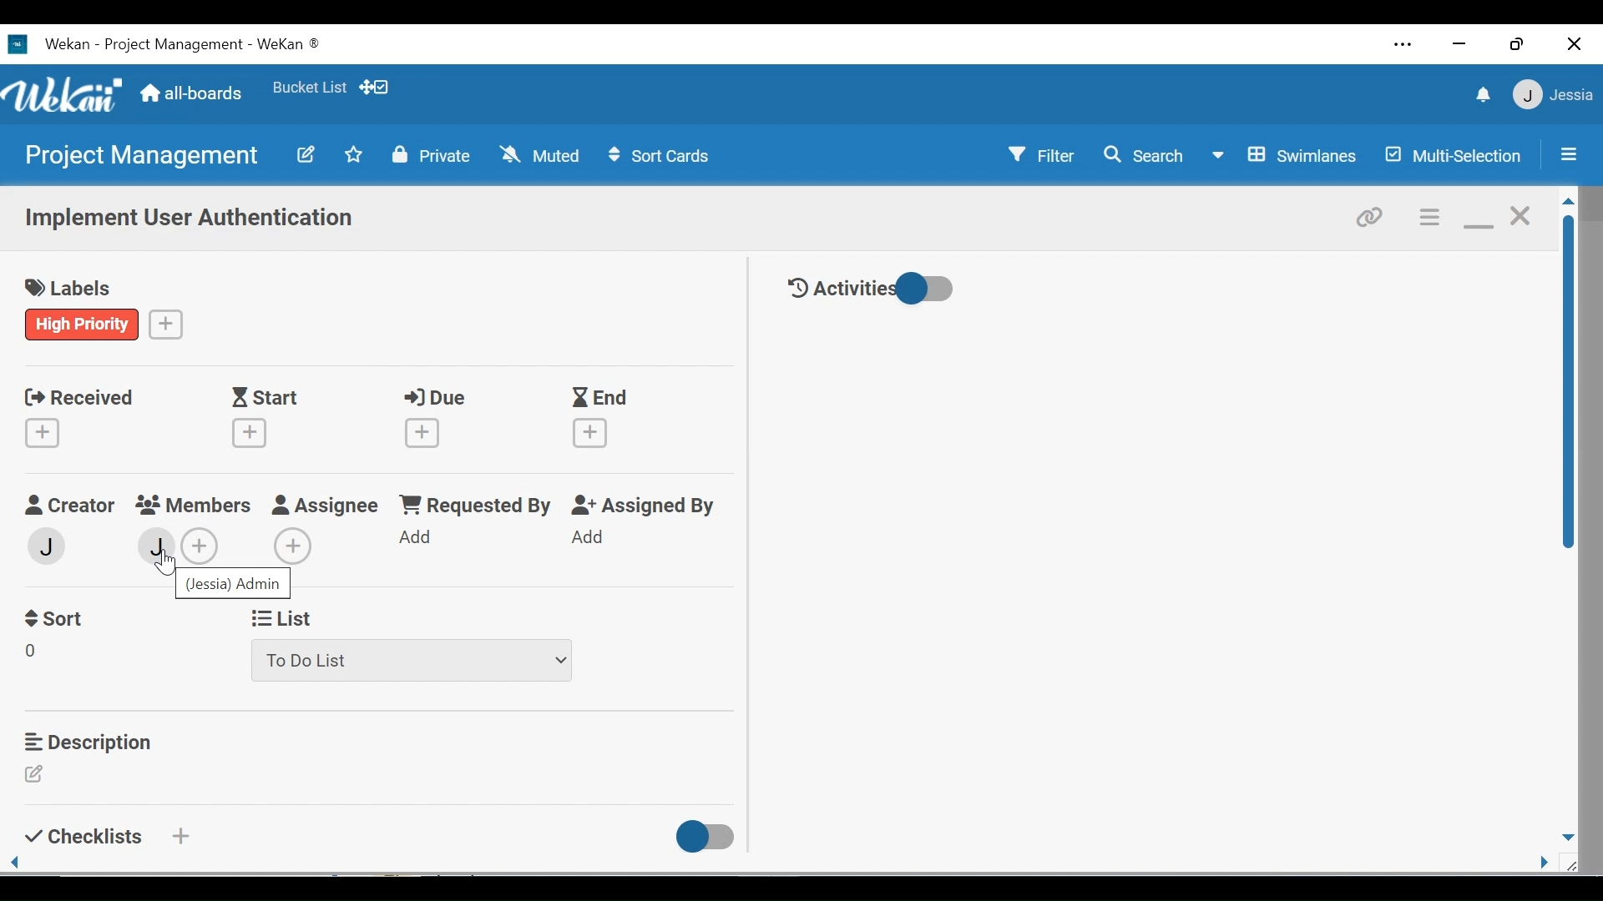 This screenshot has width=1603, height=901. Describe the element at coordinates (1567, 202) in the screenshot. I see `move up` at that location.